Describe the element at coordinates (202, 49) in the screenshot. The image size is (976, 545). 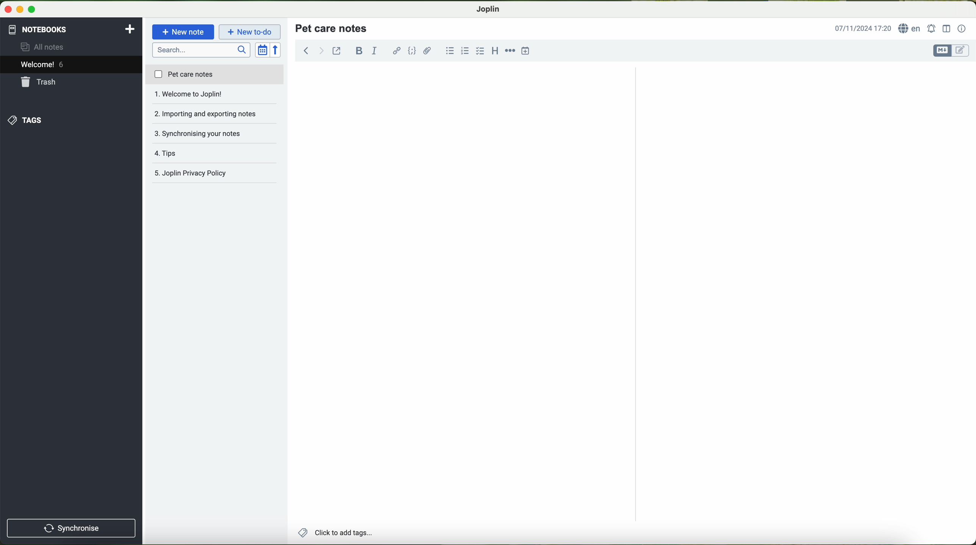
I see `search bar` at that location.